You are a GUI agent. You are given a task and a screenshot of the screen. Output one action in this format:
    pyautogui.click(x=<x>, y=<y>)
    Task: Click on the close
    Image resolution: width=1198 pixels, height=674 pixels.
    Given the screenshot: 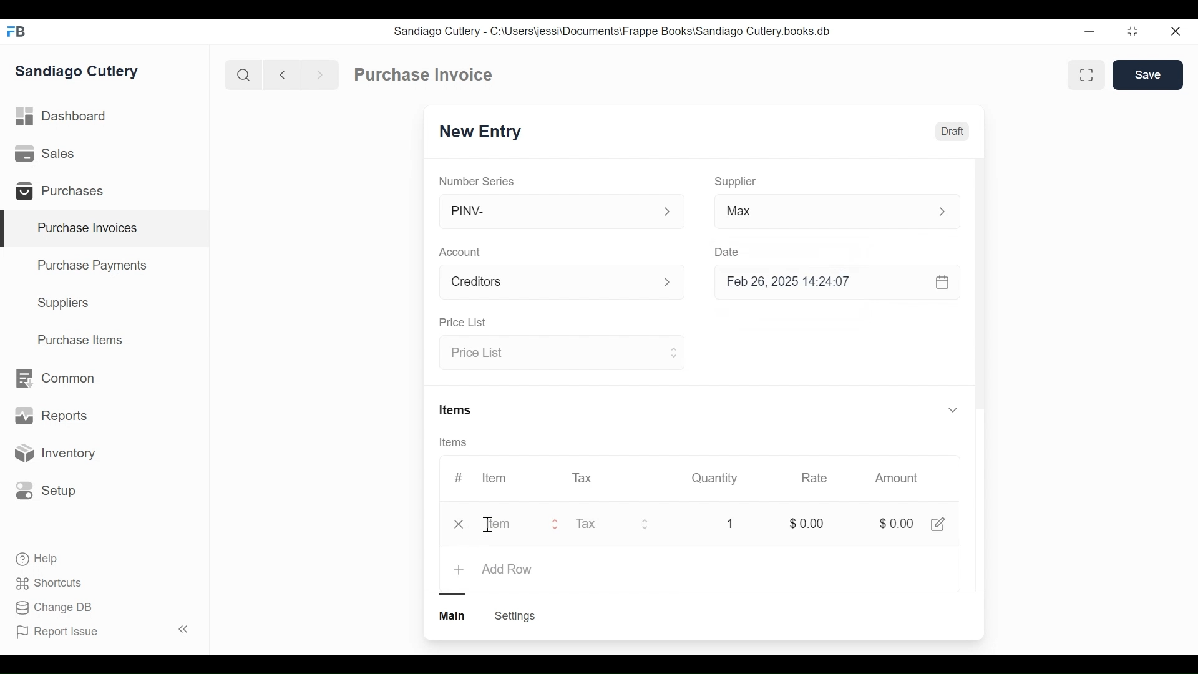 What is the action you would take?
    pyautogui.click(x=1174, y=32)
    